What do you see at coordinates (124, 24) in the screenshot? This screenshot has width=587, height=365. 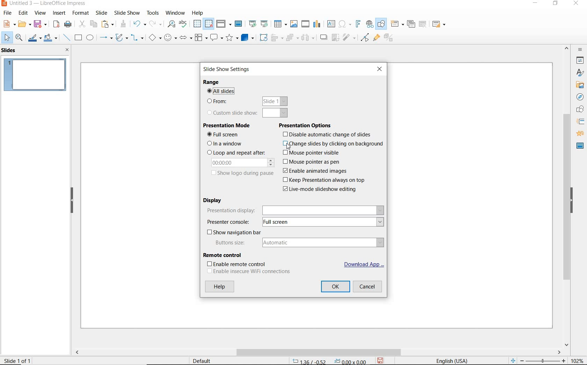 I see `CLONE FORMATTING` at bounding box center [124, 24].